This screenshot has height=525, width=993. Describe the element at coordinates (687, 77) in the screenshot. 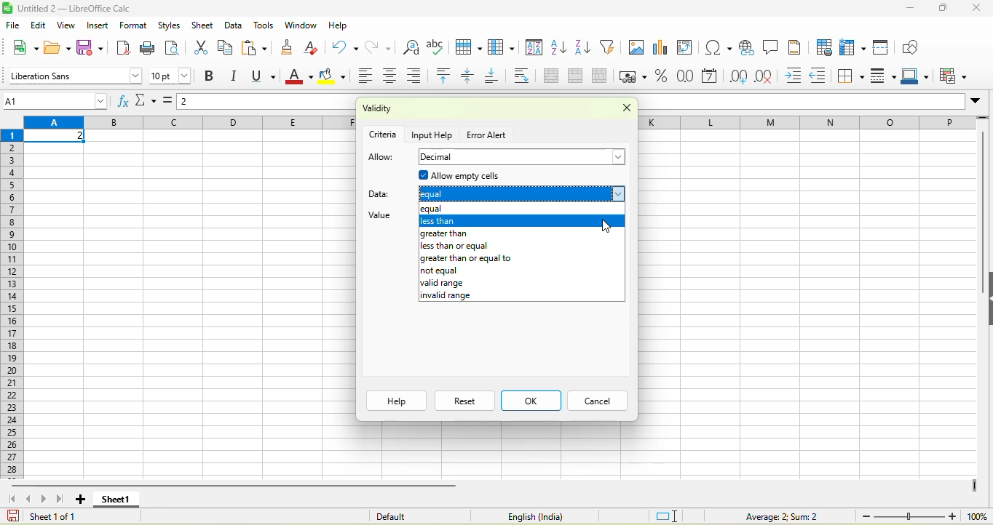

I see `format as number` at that location.